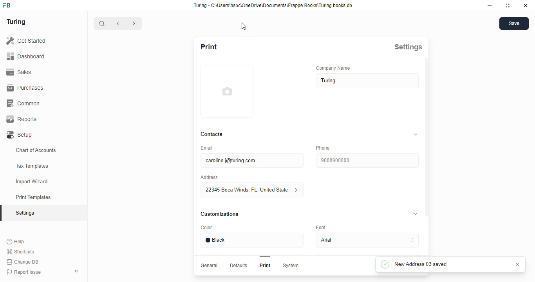 Image resolution: width=535 pixels, height=282 pixels. I want to click on toggle maximize, so click(507, 5).